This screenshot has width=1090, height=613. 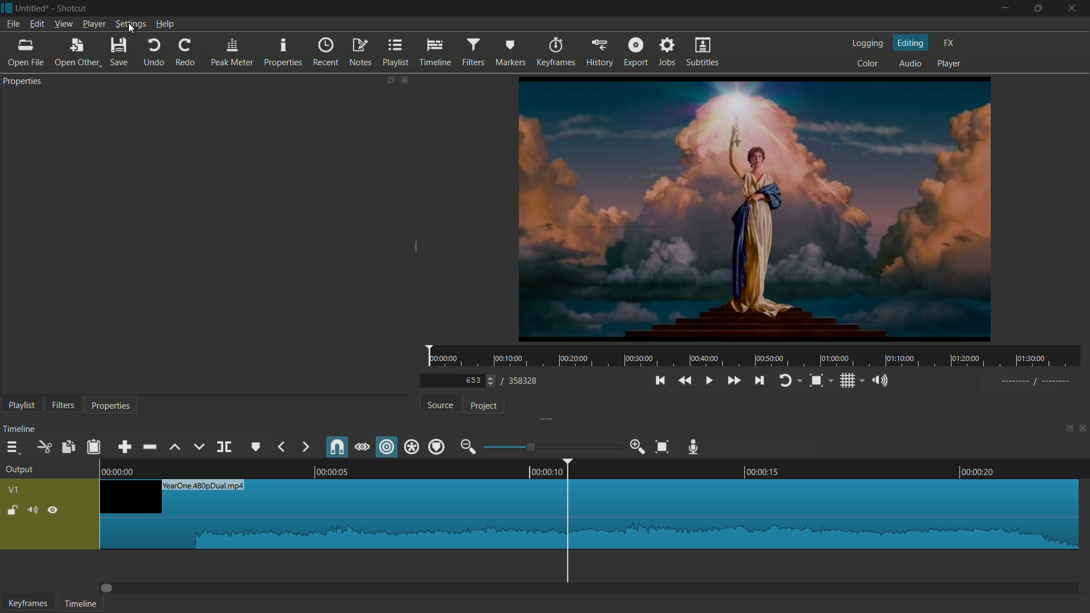 I want to click on view menu, so click(x=64, y=24).